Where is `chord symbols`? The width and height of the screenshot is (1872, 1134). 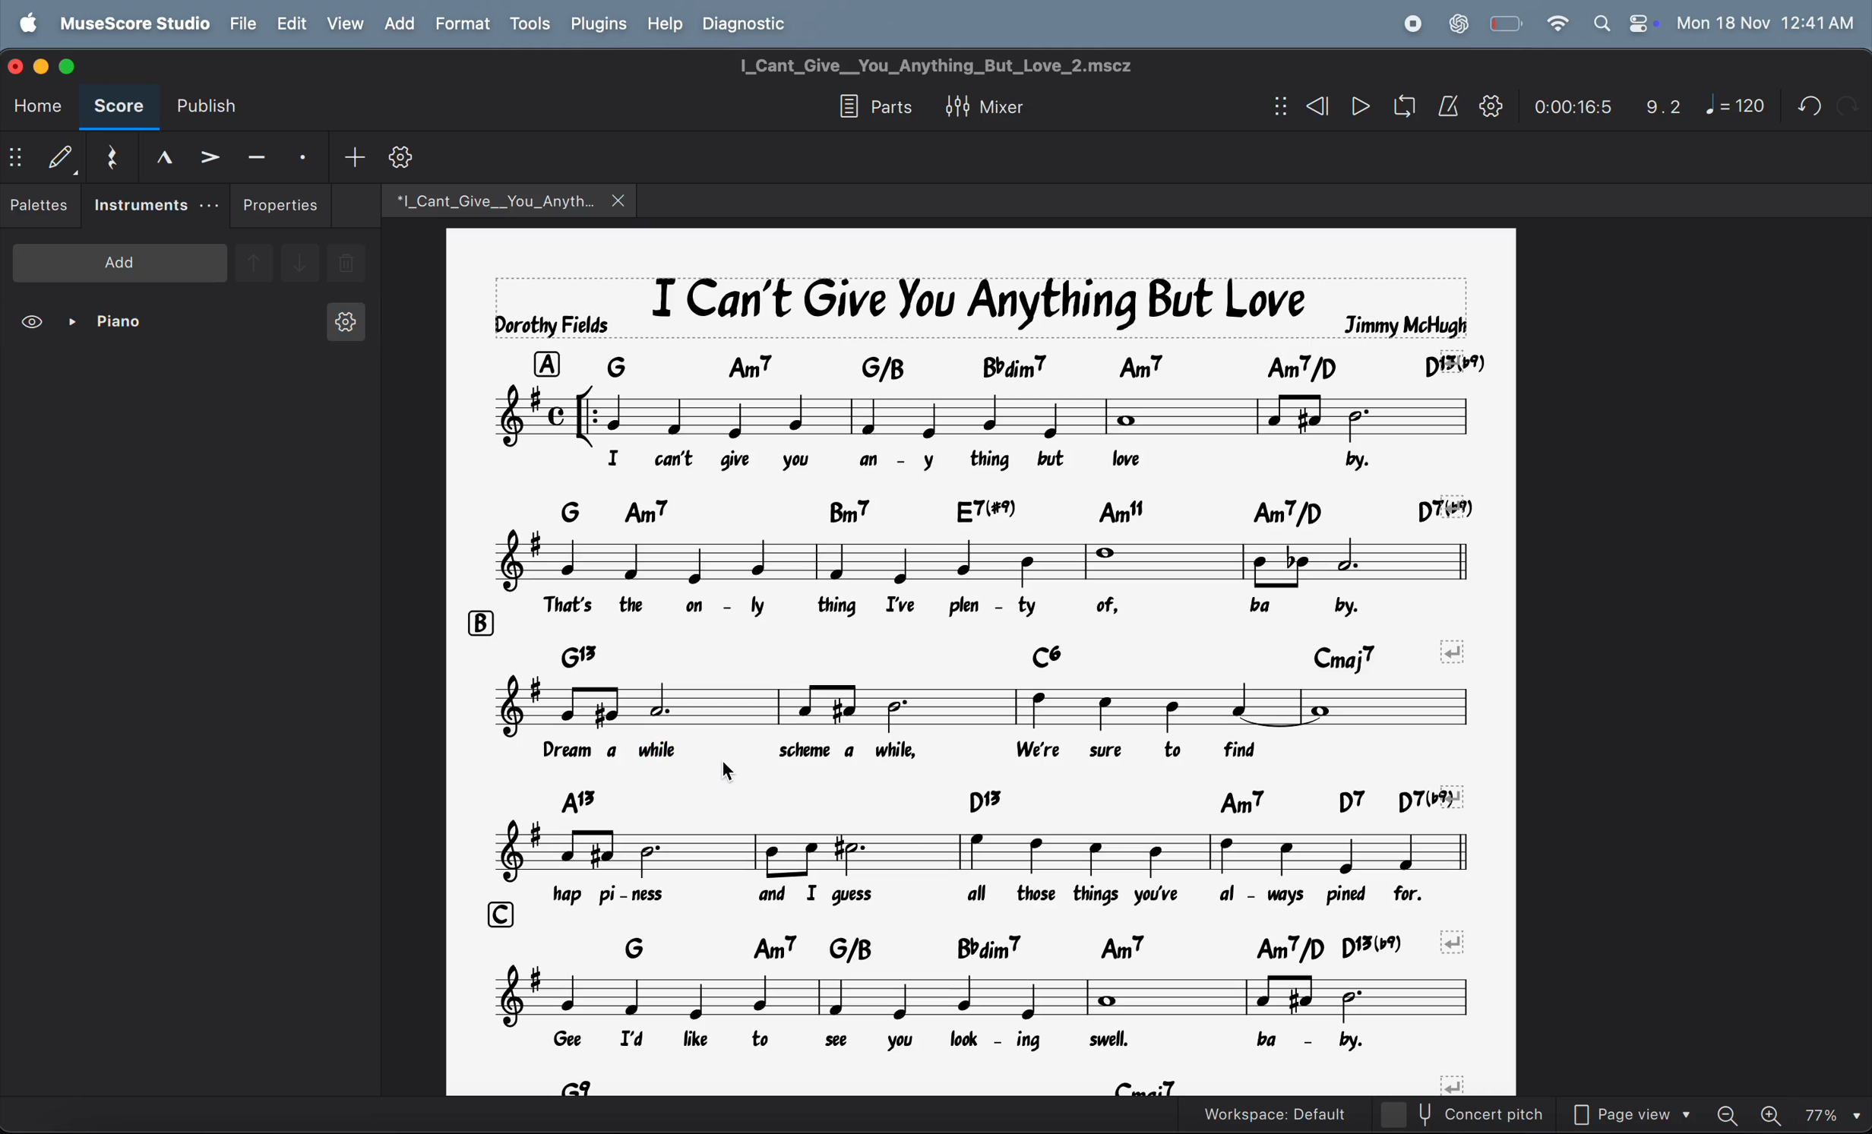 chord symbols is located at coordinates (984, 1084).